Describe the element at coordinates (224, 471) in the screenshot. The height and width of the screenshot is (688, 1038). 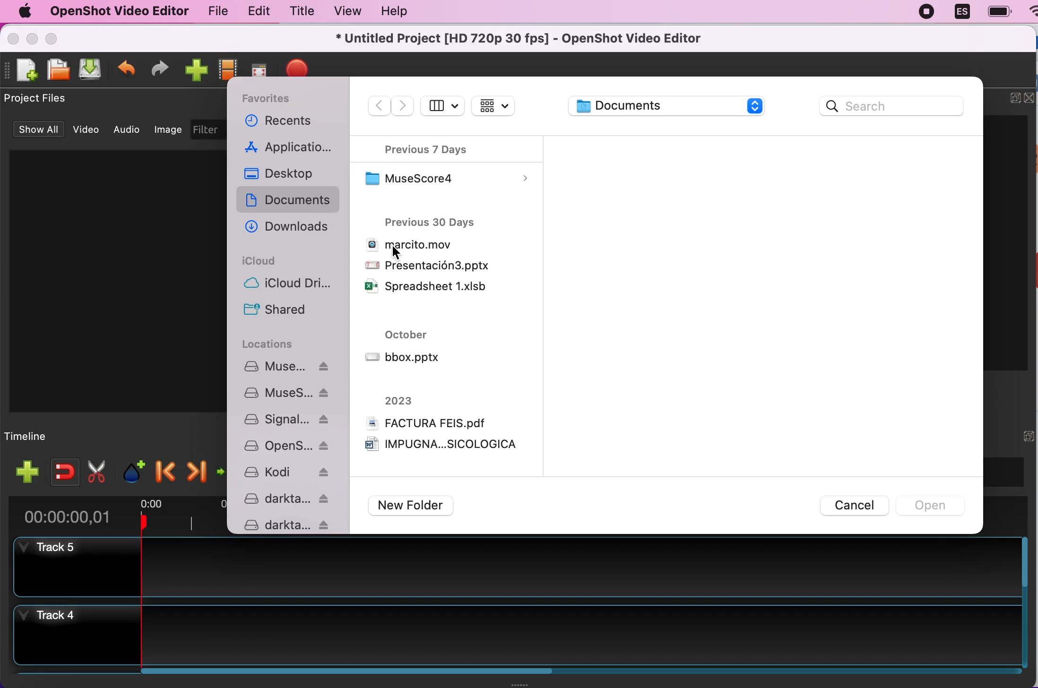
I see `center the timeline` at that location.